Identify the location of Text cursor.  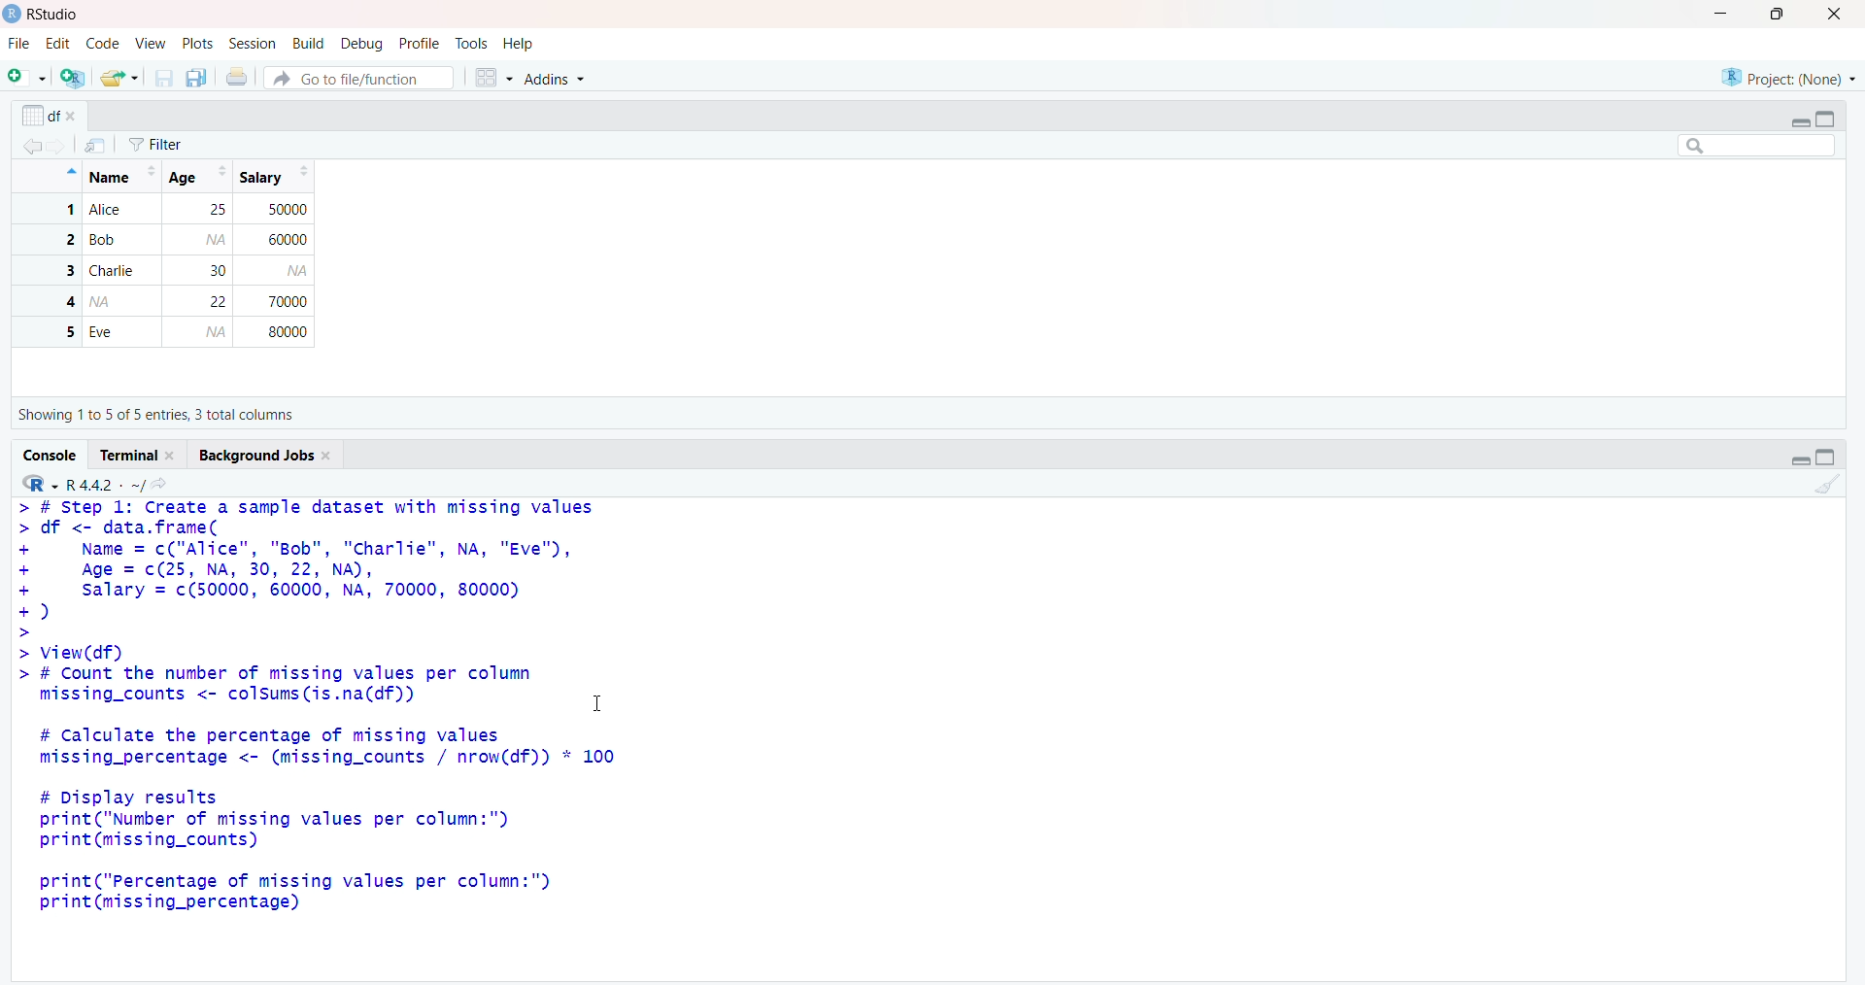
(608, 707).